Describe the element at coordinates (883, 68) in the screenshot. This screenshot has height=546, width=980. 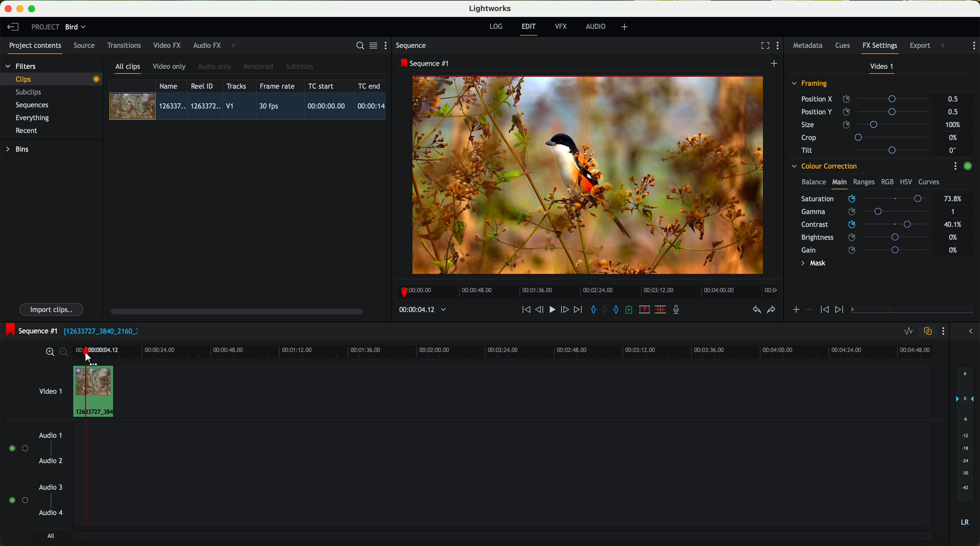
I see `video 1` at that location.